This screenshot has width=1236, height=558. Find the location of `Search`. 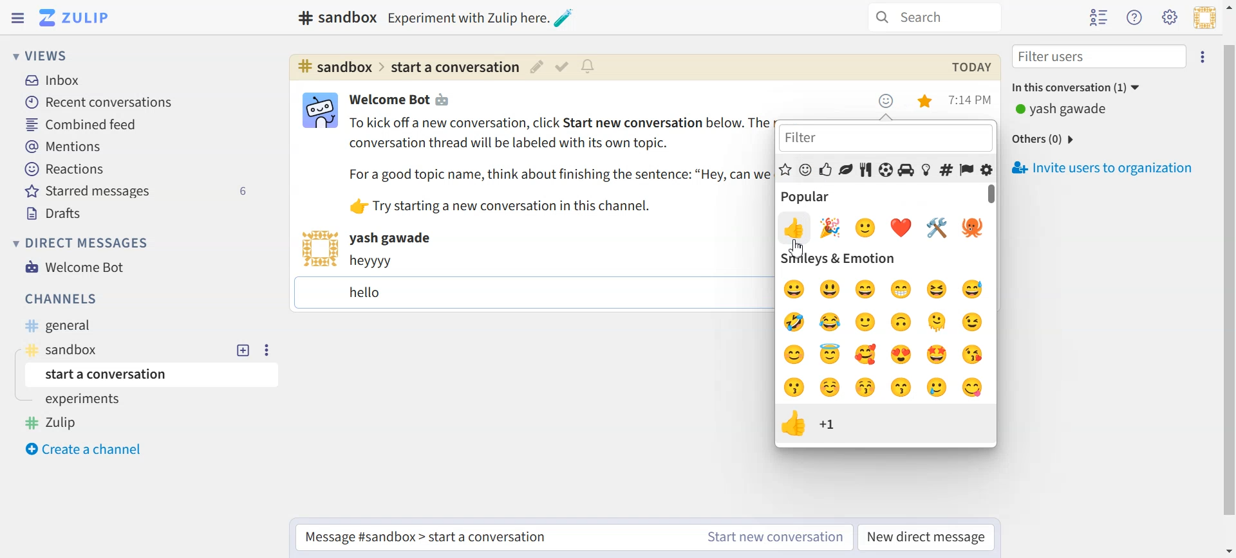

Search is located at coordinates (935, 17).